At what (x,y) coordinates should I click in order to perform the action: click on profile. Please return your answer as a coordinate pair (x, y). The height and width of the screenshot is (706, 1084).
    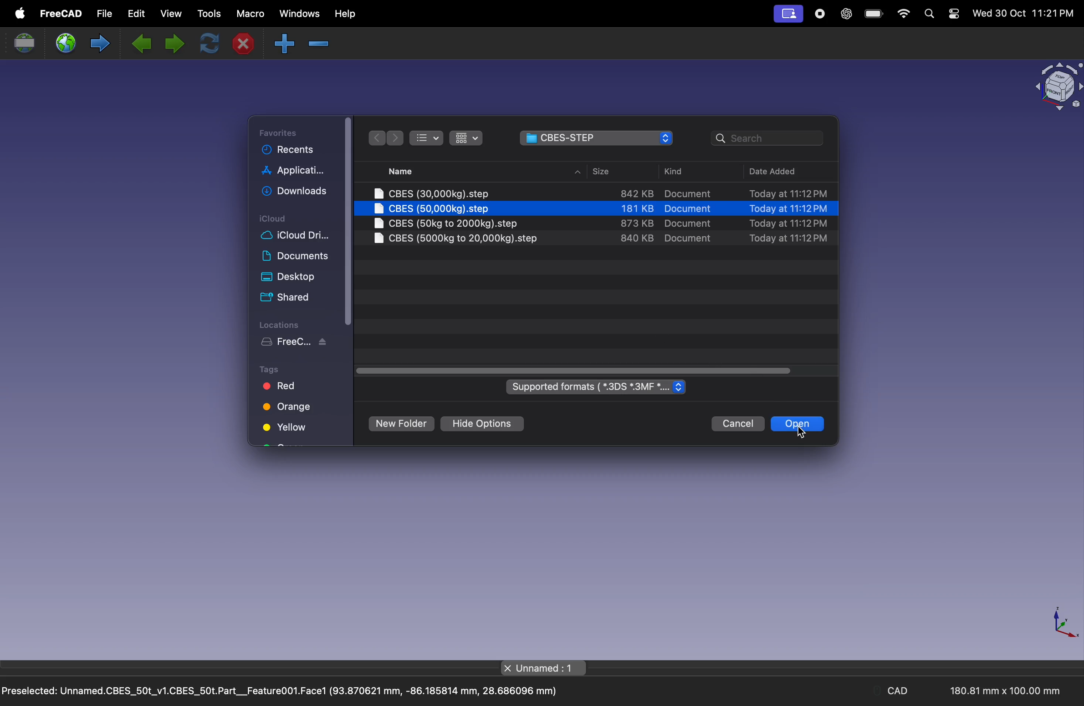
    Looking at the image, I should click on (789, 15).